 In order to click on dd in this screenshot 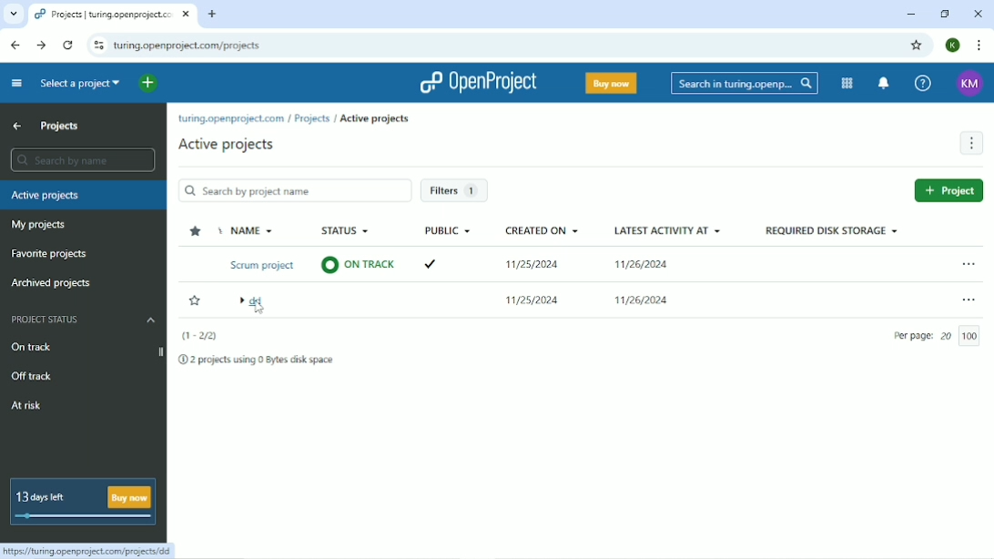, I will do `click(255, 314)`.